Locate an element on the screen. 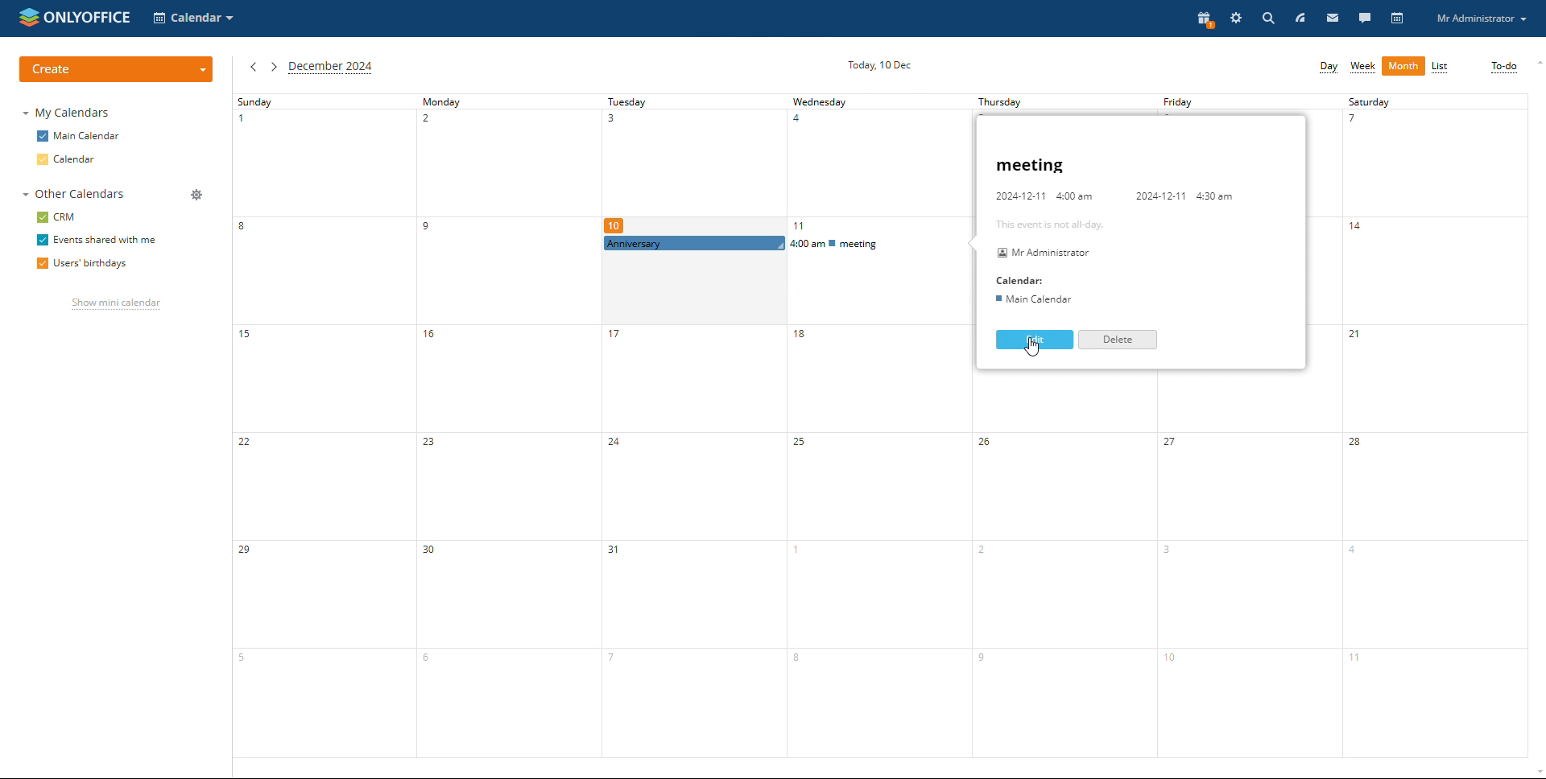 The height and width of the screenshot is (779, 1546). h | ‘This event is not all-day. is located at coordinates (1051, 225).